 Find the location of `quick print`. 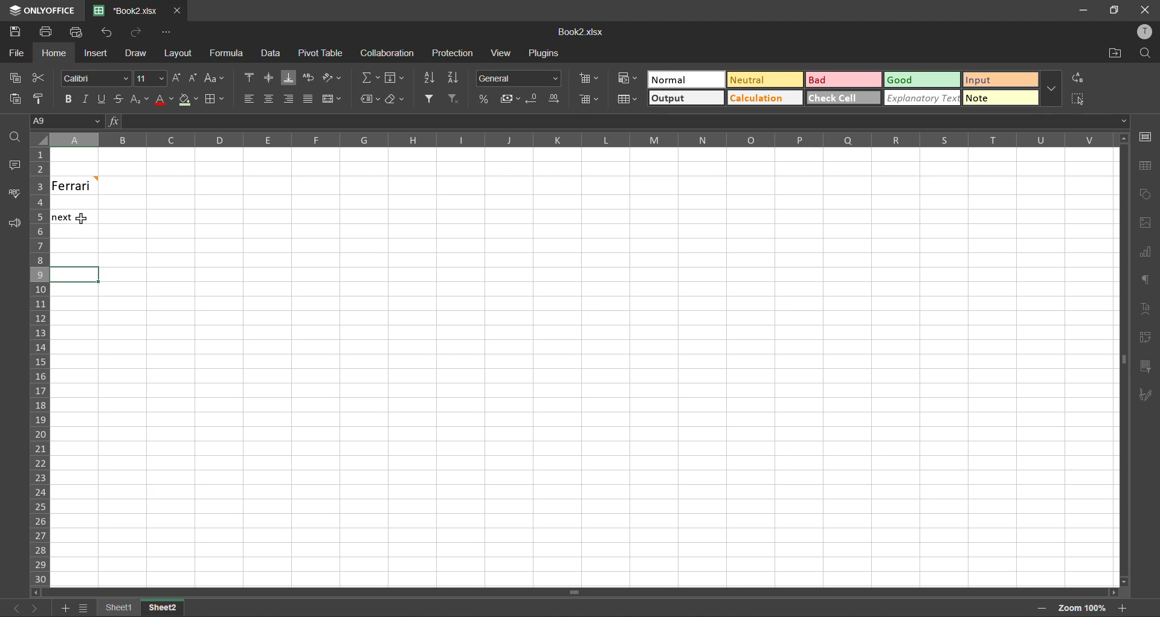

quick print is located at coordinates (74, 31).